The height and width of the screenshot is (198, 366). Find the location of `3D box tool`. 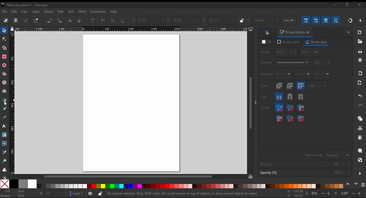

3D box tool is located at coordinates (4, 82).